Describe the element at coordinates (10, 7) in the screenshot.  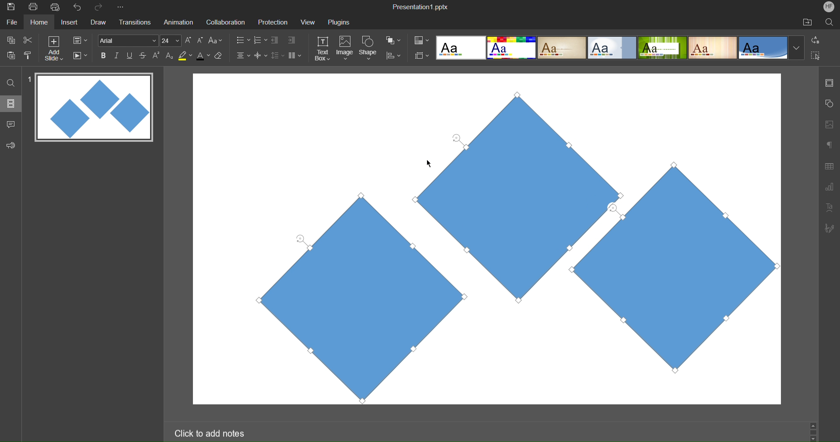
I see `Save` at that location.